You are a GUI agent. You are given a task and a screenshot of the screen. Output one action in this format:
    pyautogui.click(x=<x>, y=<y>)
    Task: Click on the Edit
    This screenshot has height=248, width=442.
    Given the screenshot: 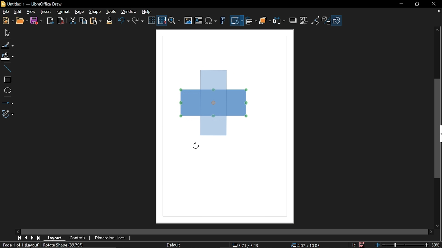 What is the action you would take?
    pyautogui.click(x=17, y=12)
    